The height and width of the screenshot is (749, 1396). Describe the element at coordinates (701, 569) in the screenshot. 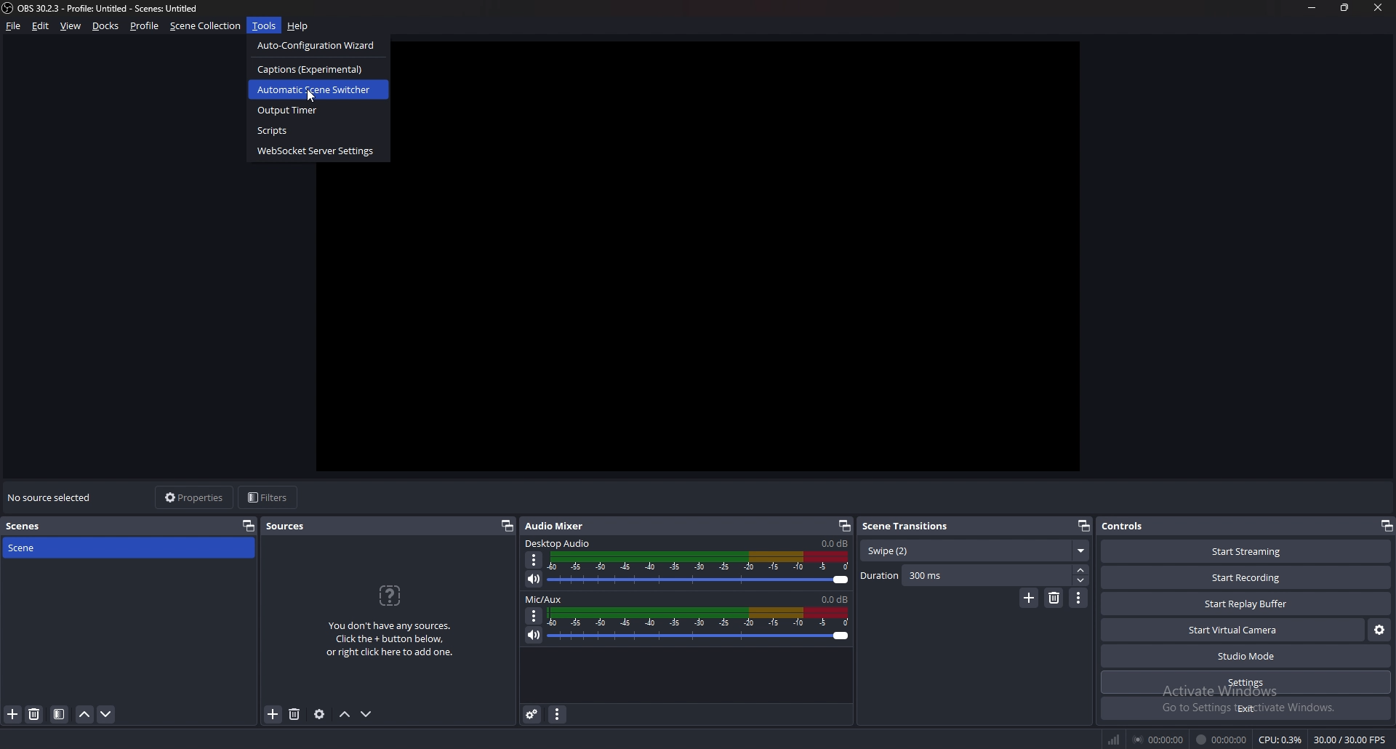

I see `volume adjust` at that location.